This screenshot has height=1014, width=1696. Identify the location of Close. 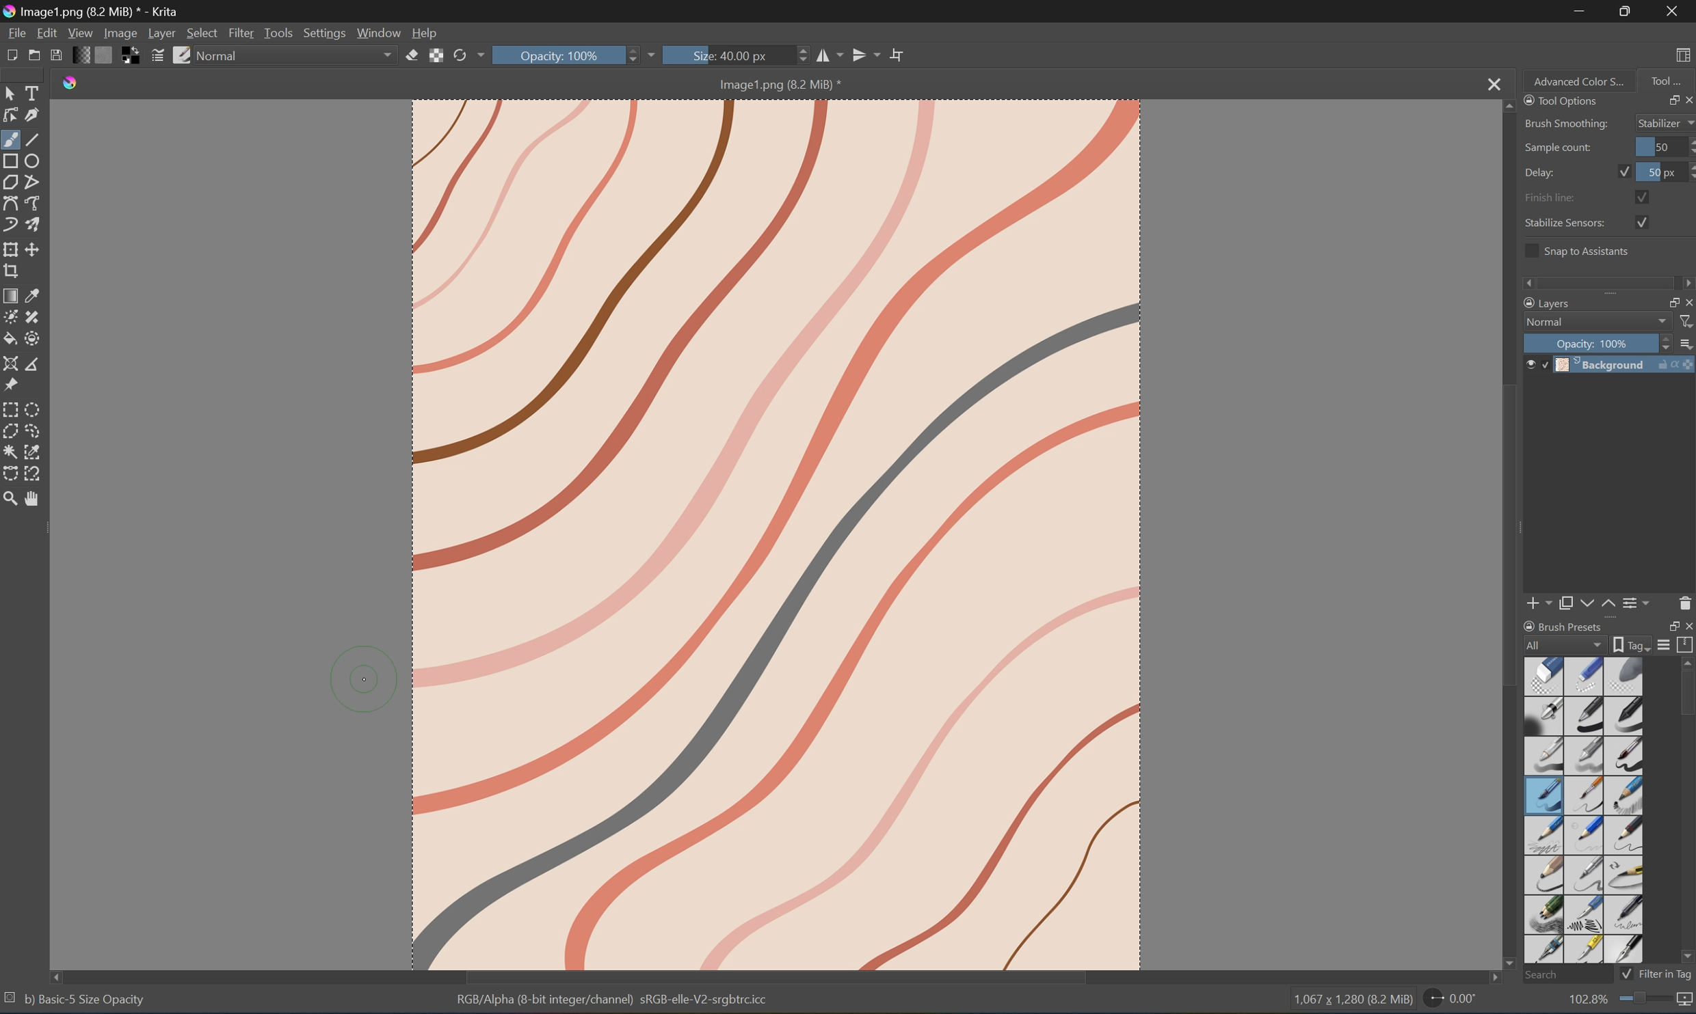
(1685, 100).